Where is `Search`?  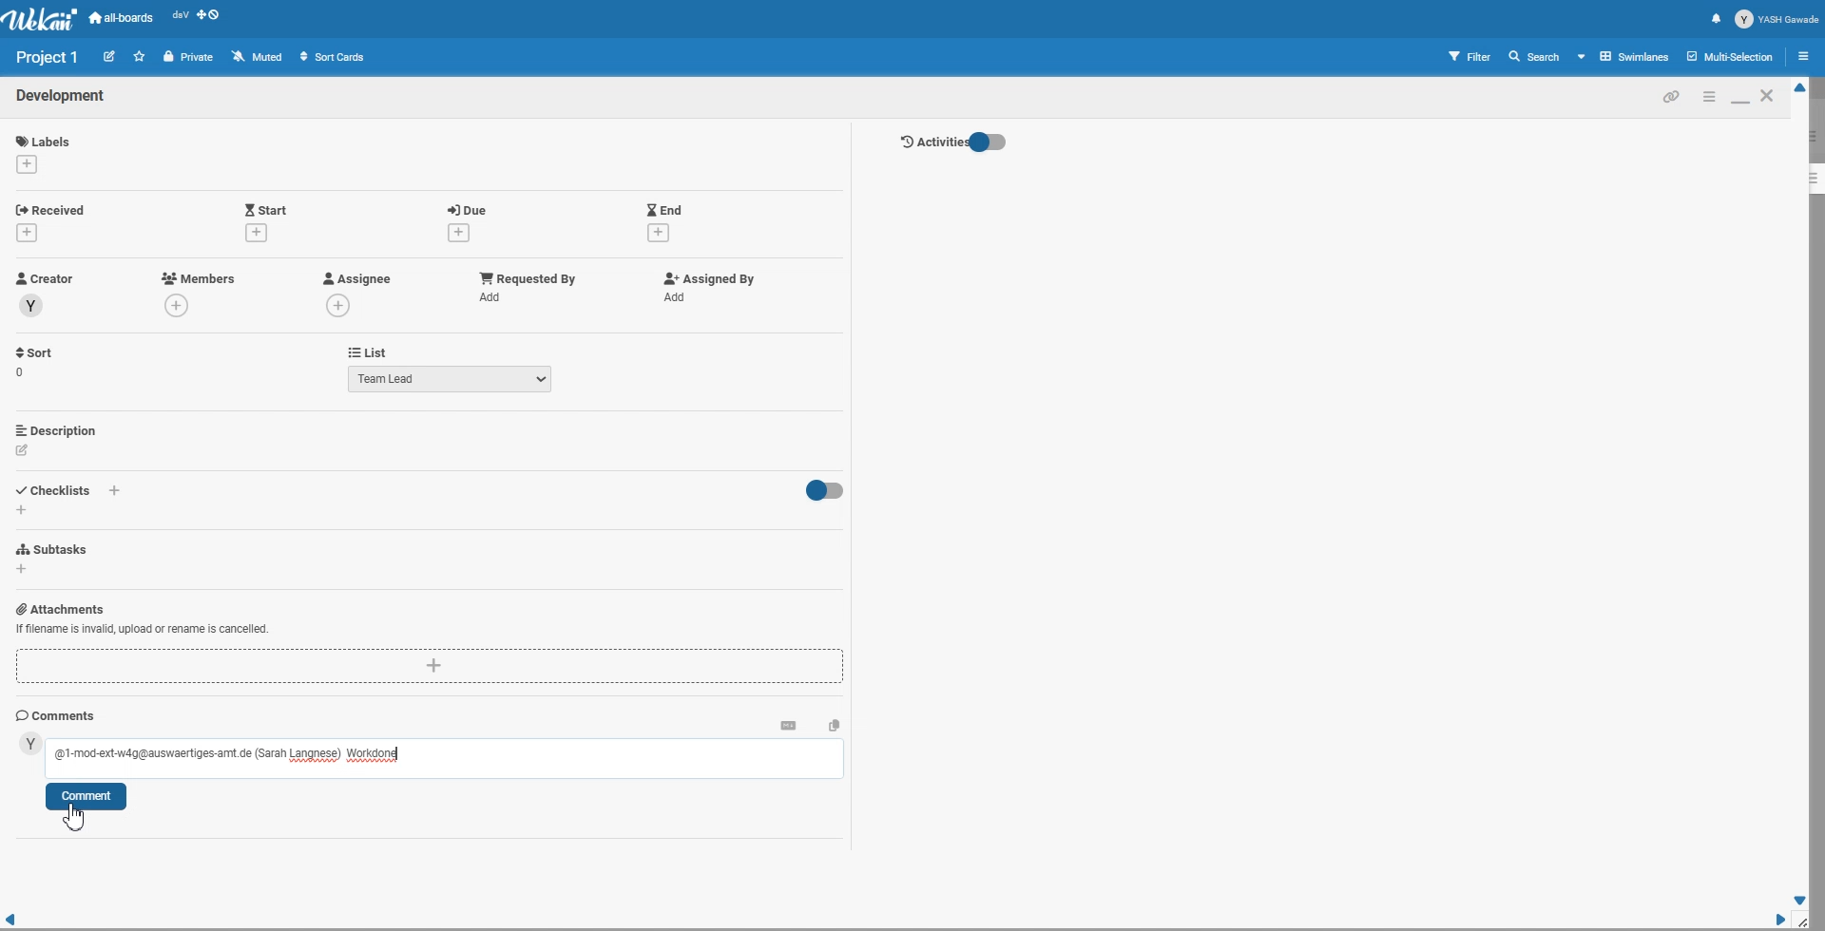
Search is located at coordinates (1535, 56).